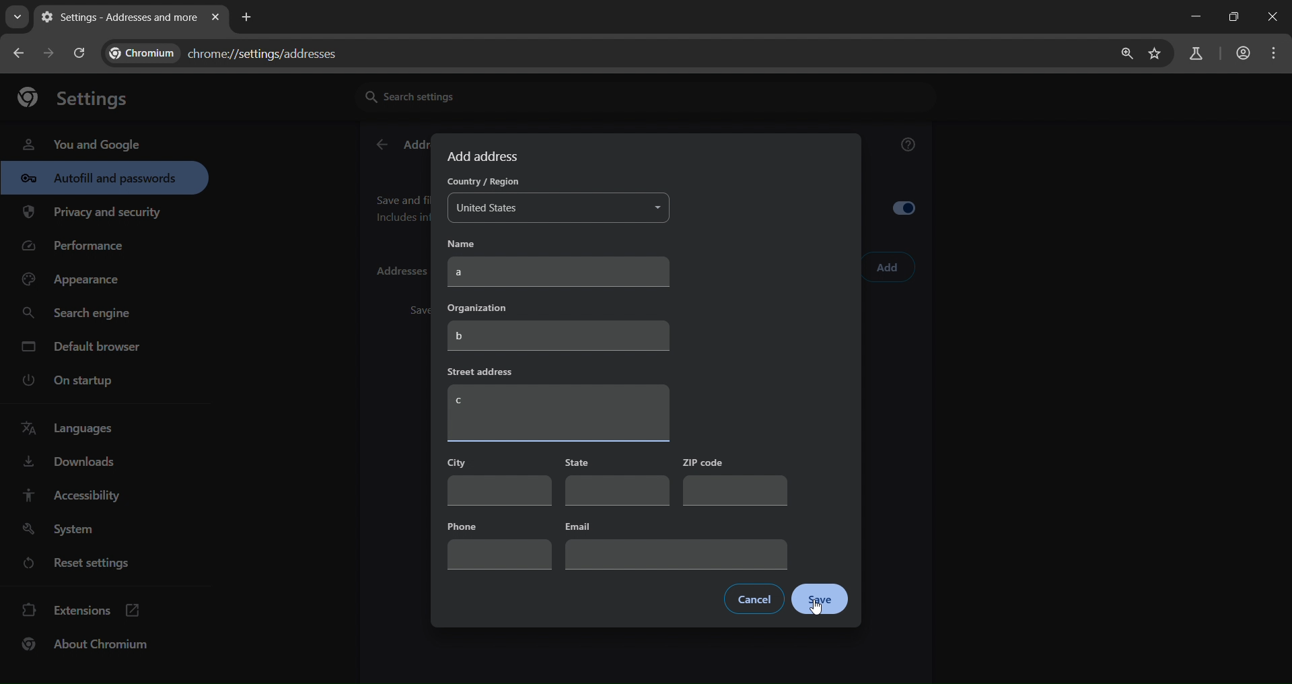 The height and width of the screenshot is (684, 1292). Describe the element at coordinates (83, 349) in the screenshot. I see `default engine` at that location.